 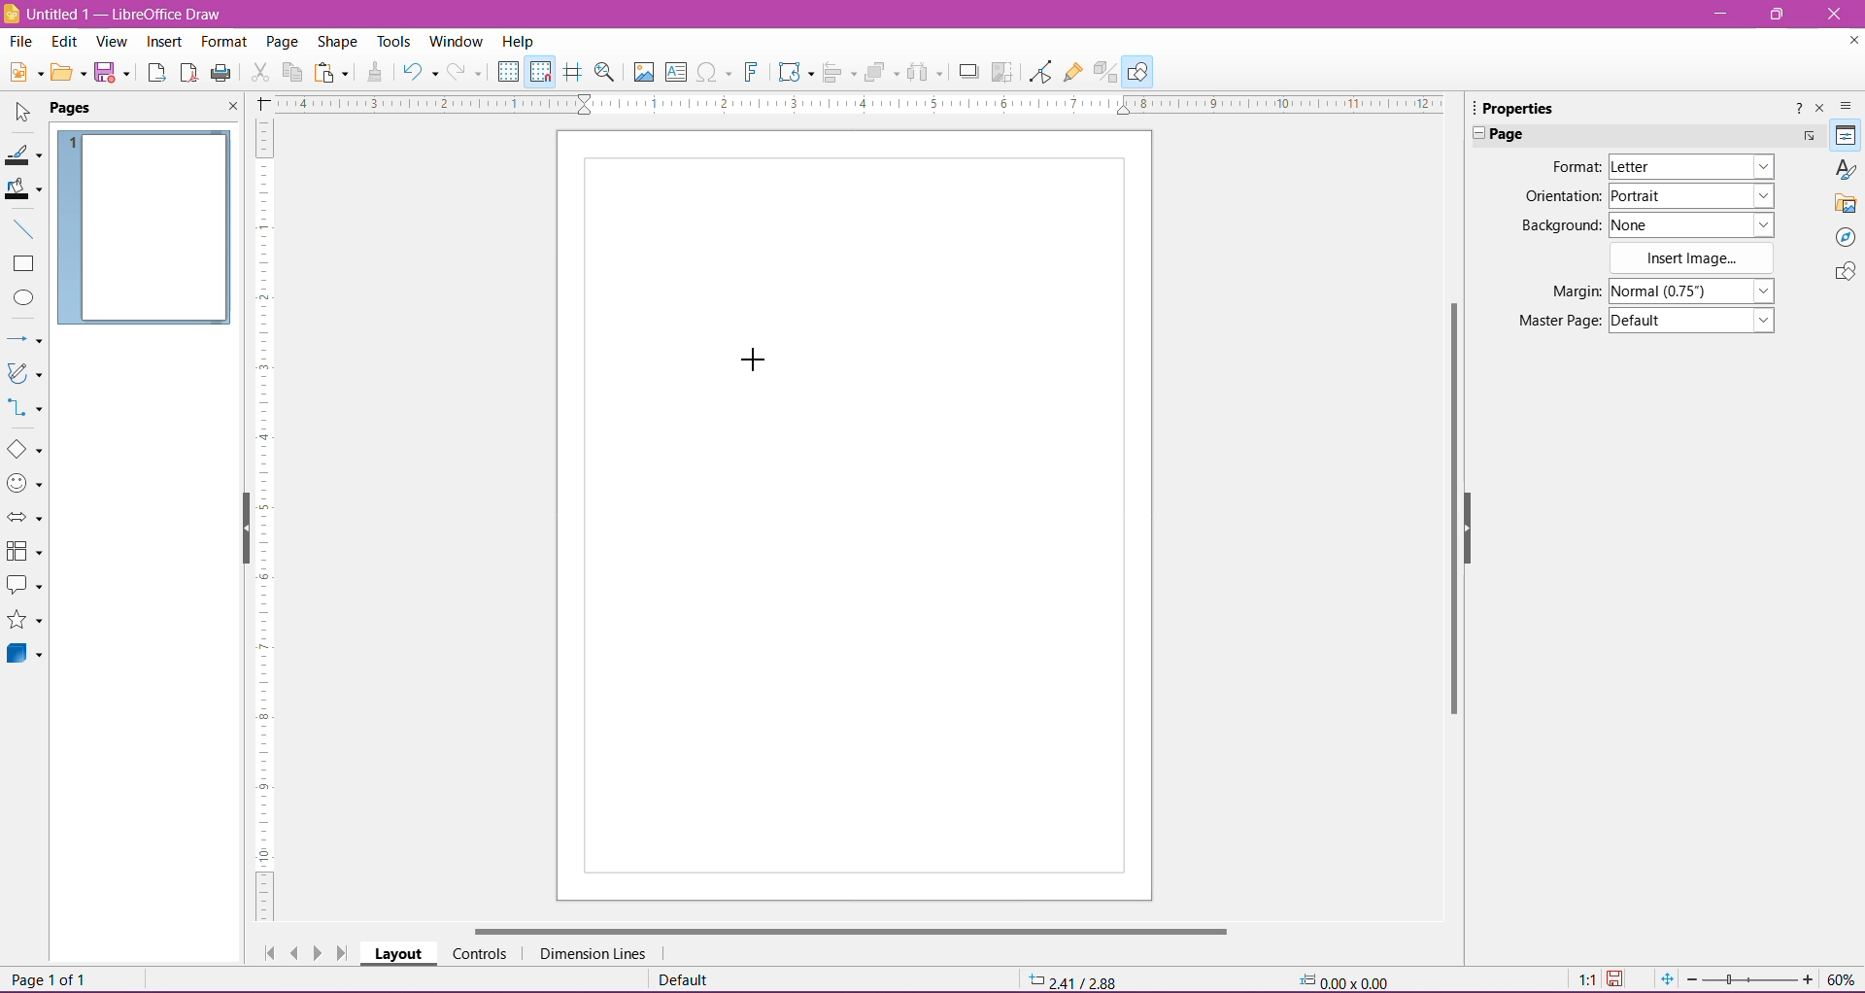 I want to click on Fill Color, so click(x=23, y=189).